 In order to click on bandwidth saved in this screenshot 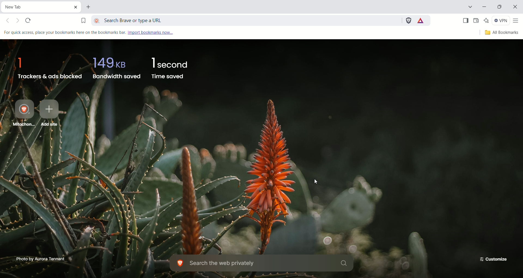, I will do `click(115, 67)`.